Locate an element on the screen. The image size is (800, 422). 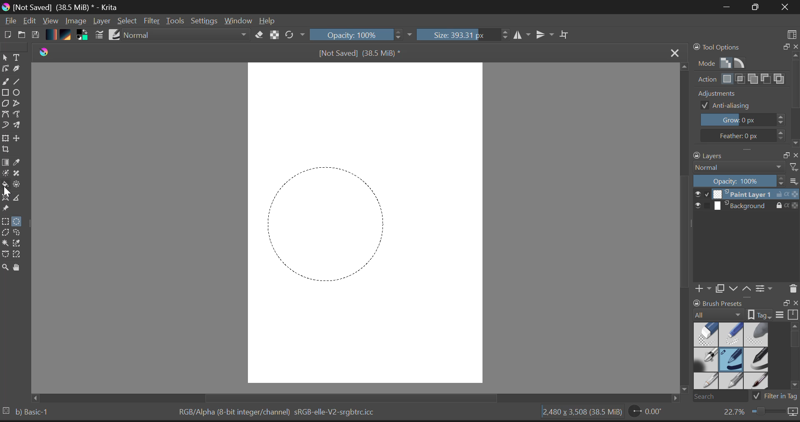
File Name & size is located at coordinates (359, 53).